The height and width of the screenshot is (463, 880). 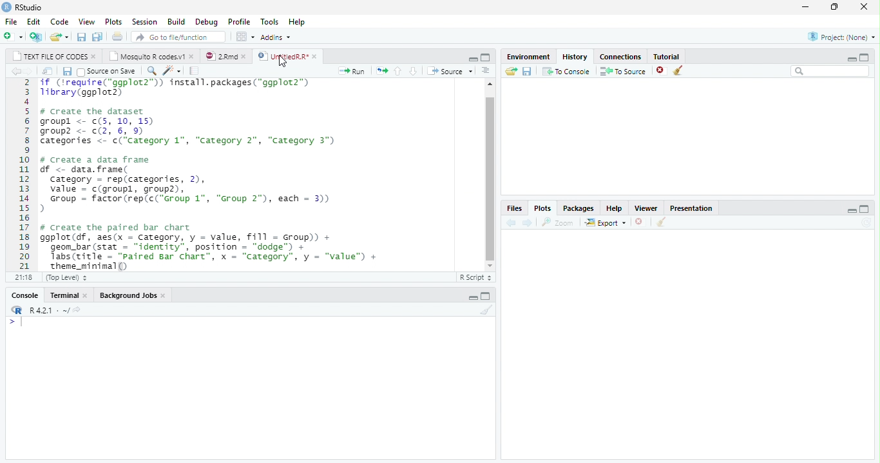 What do you see at coordinates (245, 57) in the screenshot?
I see `close` at bounding box center [245, 57].